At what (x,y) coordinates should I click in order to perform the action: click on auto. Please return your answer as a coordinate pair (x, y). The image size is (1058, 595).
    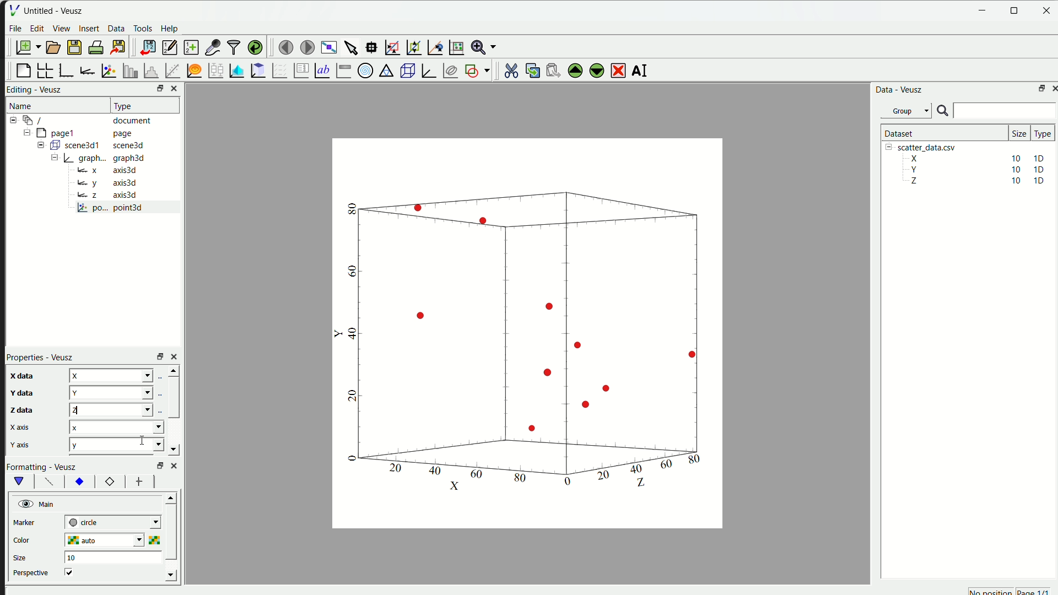
    Looking at the image, I should click on (115, 541).